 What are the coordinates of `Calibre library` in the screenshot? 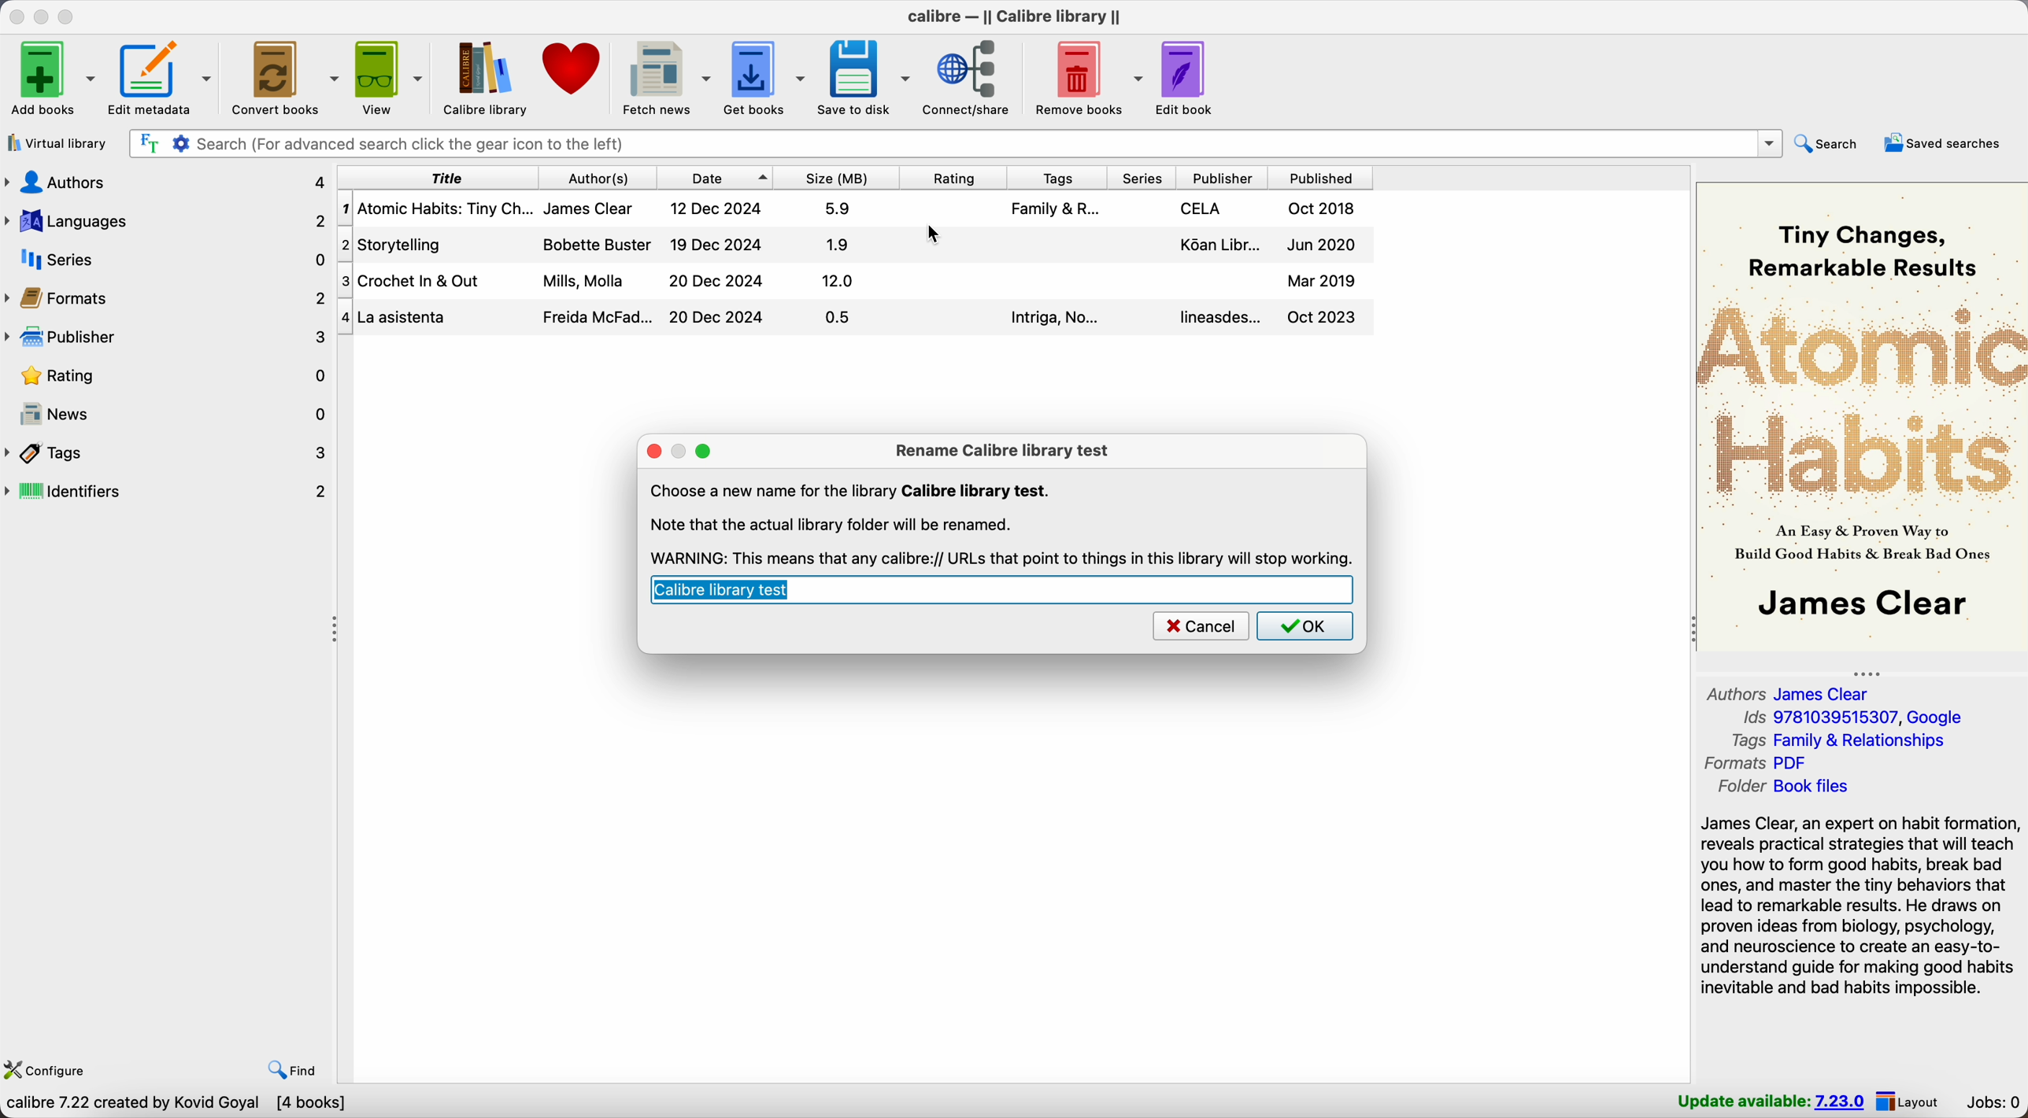 It's located at (487, 79).